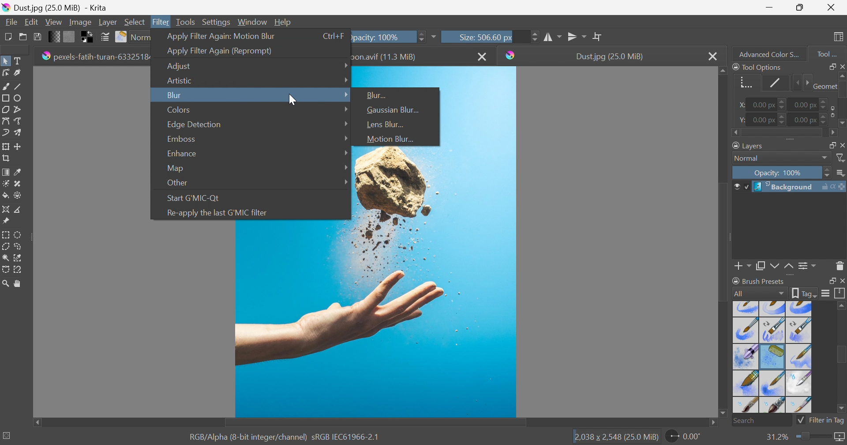  I want to click on RGB Alpha (8-bit integer/channel) sRGB IEC61966-2.1, so click(285, 436).